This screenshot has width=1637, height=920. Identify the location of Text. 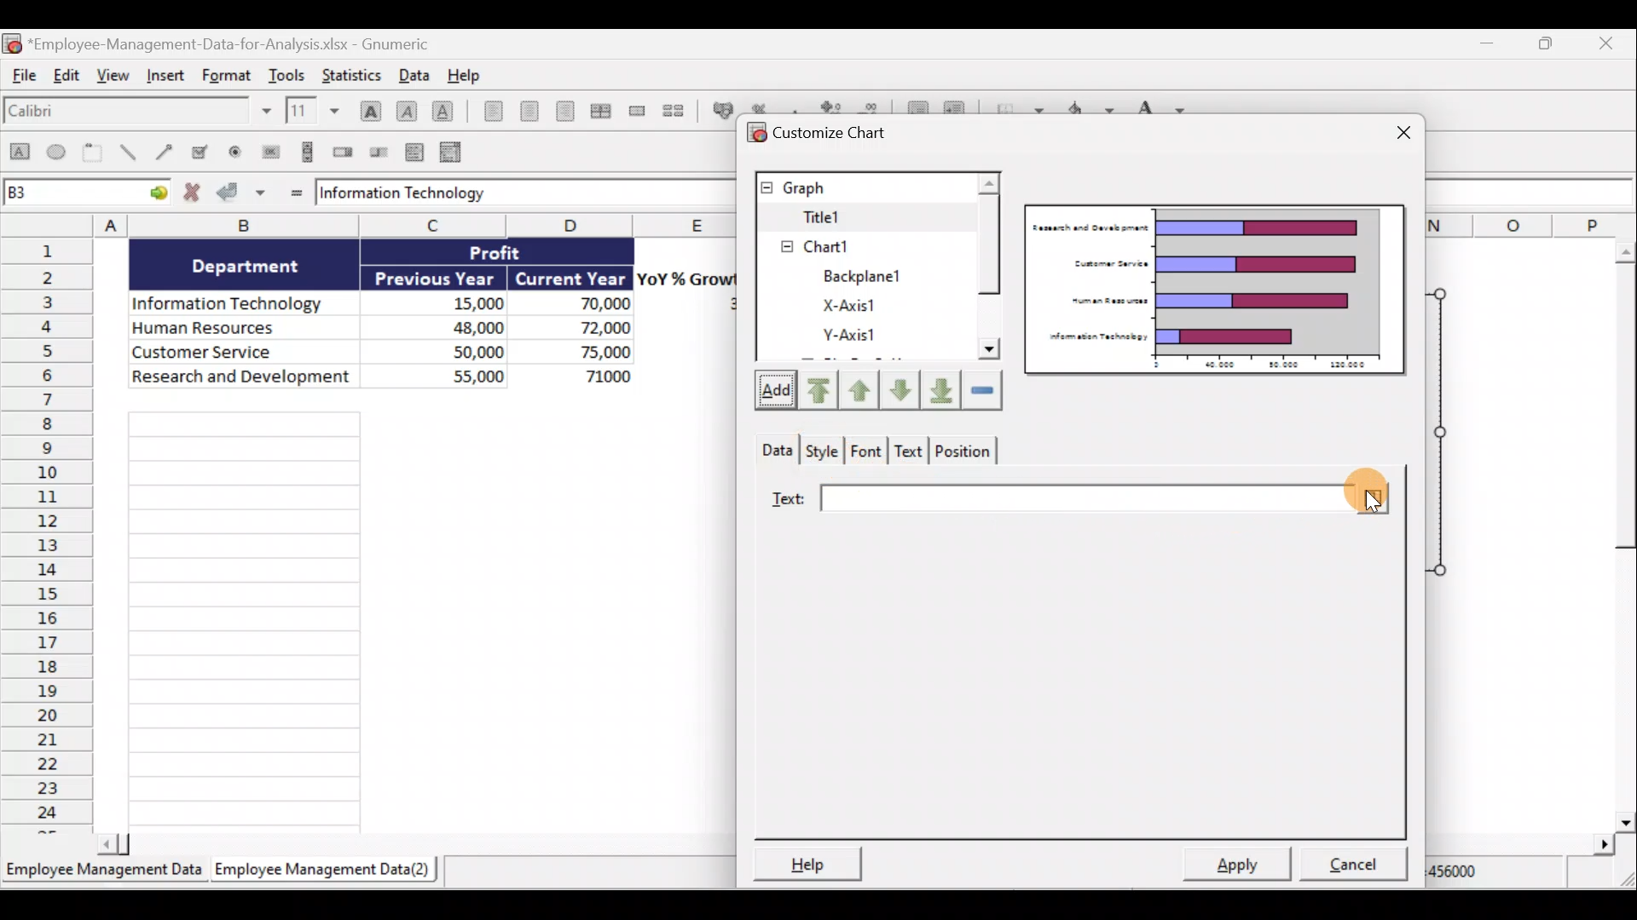
(1045, 500).